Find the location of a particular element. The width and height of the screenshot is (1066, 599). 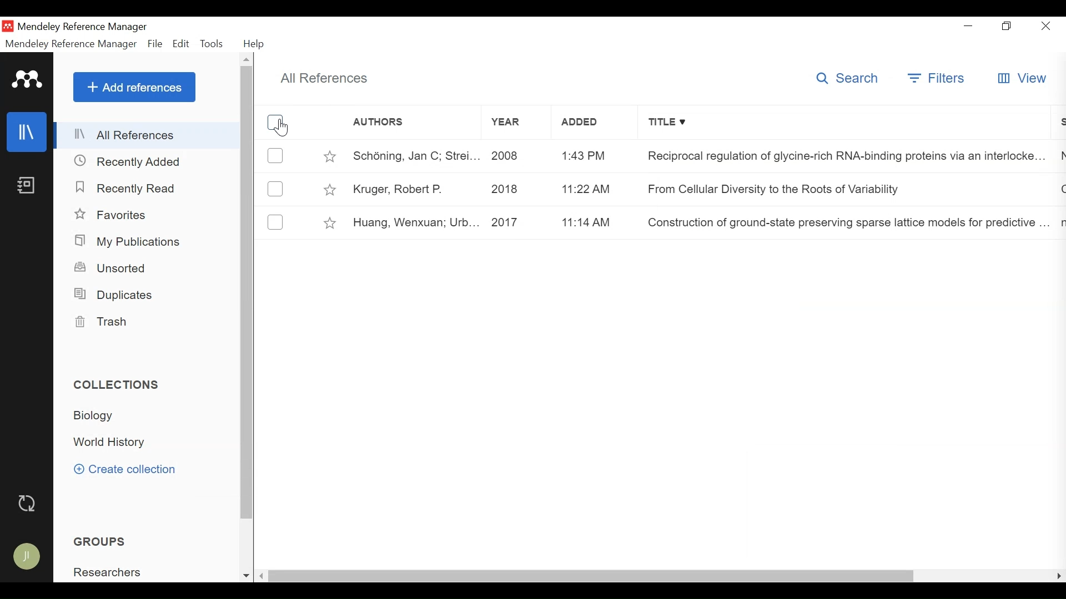

Mendeley Reference Manager is located at coordinates (69, 44).